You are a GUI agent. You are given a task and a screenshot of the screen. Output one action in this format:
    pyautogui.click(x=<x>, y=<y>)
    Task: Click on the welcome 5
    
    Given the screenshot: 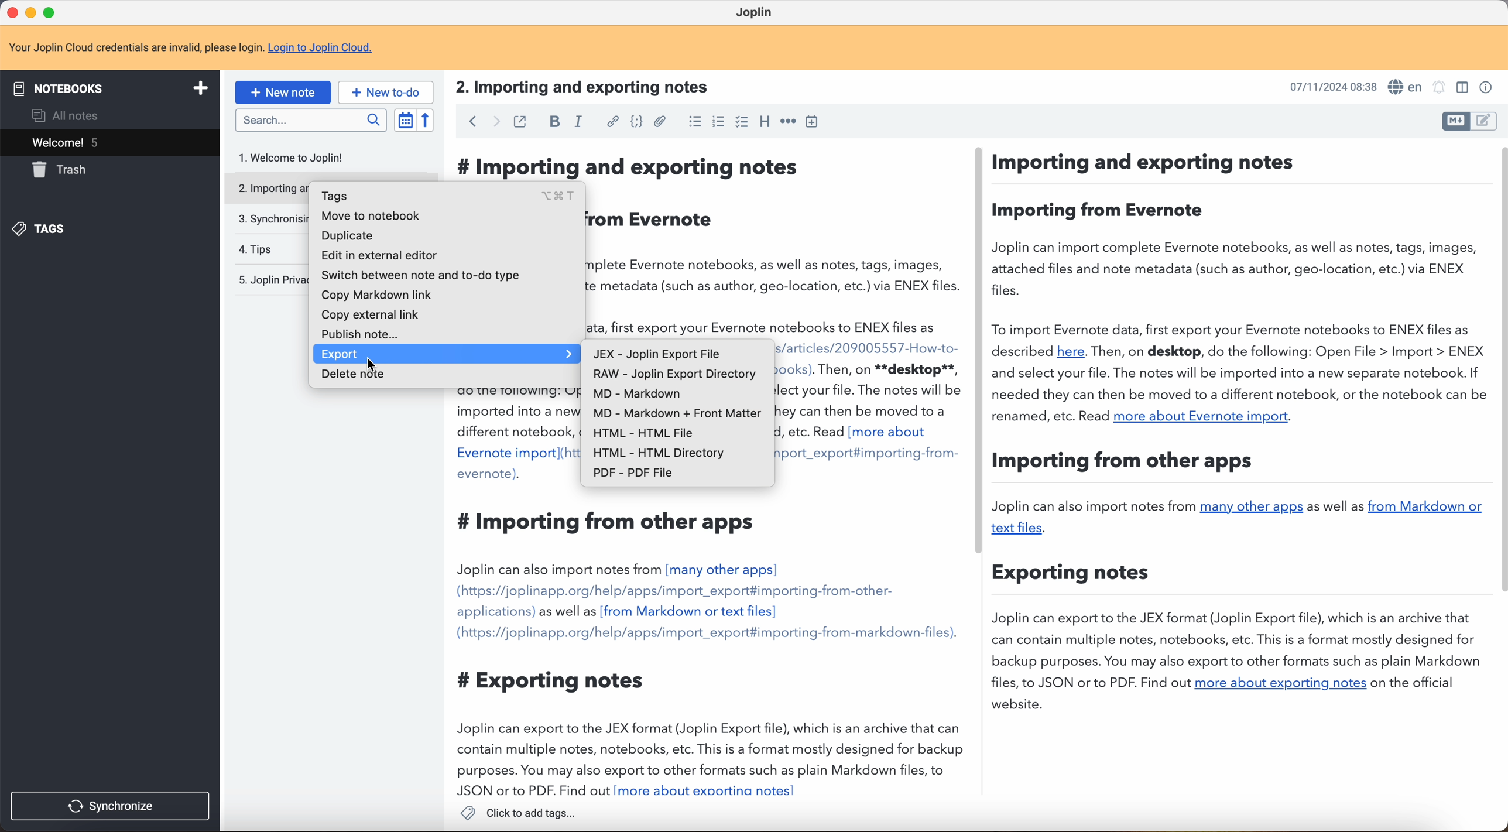 What is the action you would take?
    pyautogui.click(x=108, y=143)
    